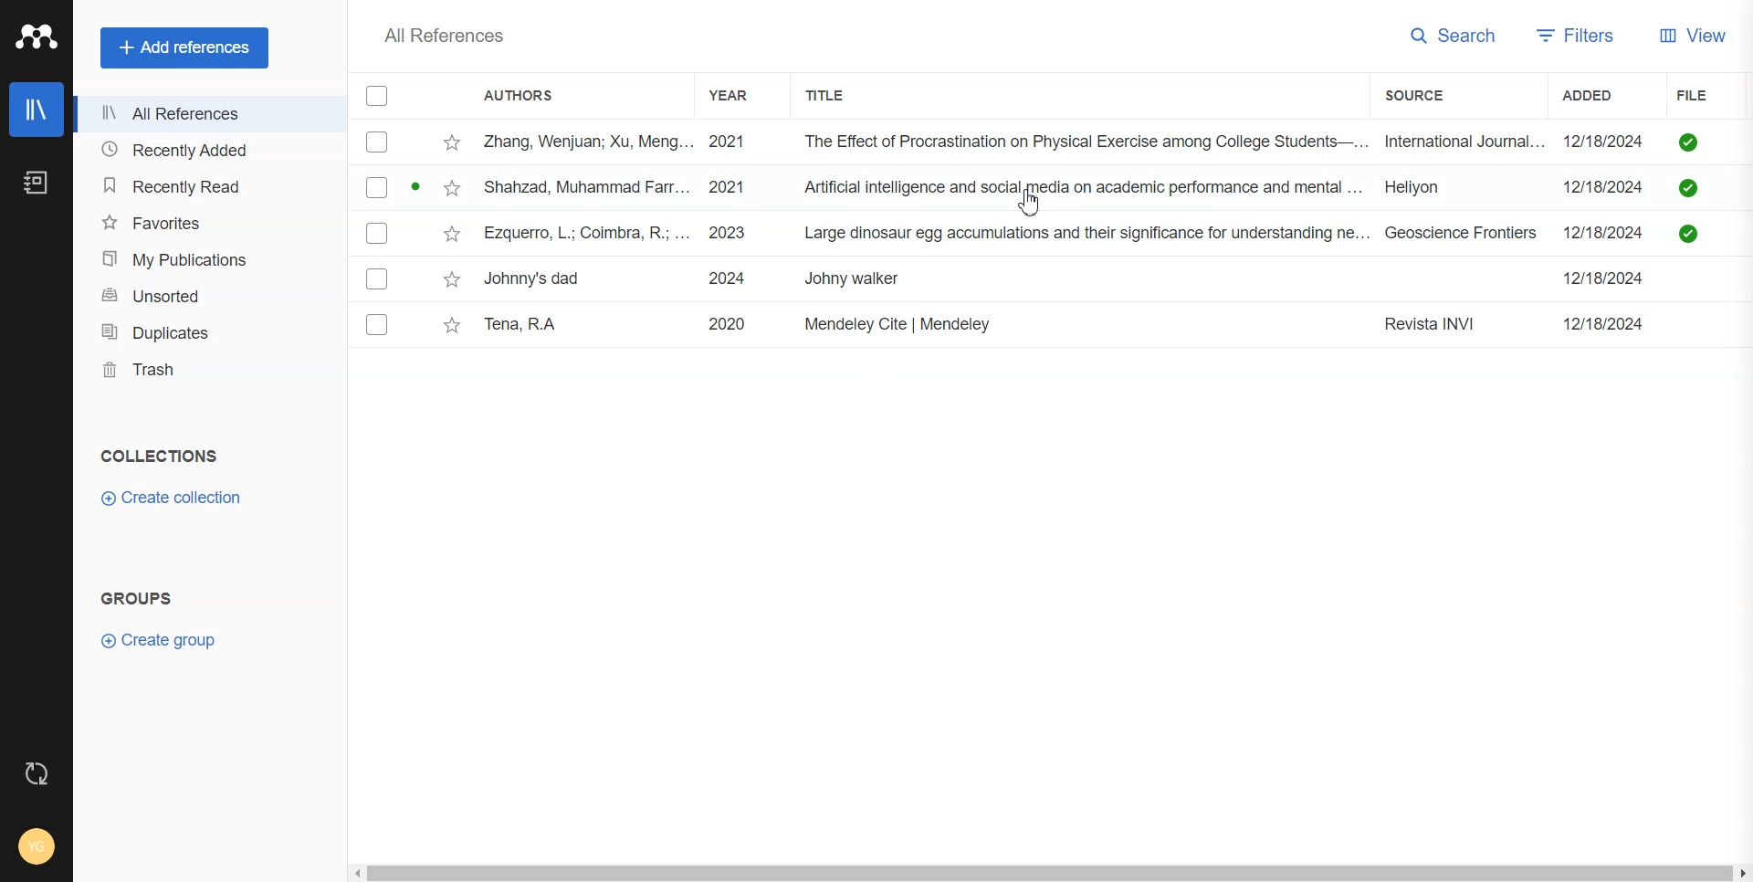  I want to click on Year, so click(743, 96).